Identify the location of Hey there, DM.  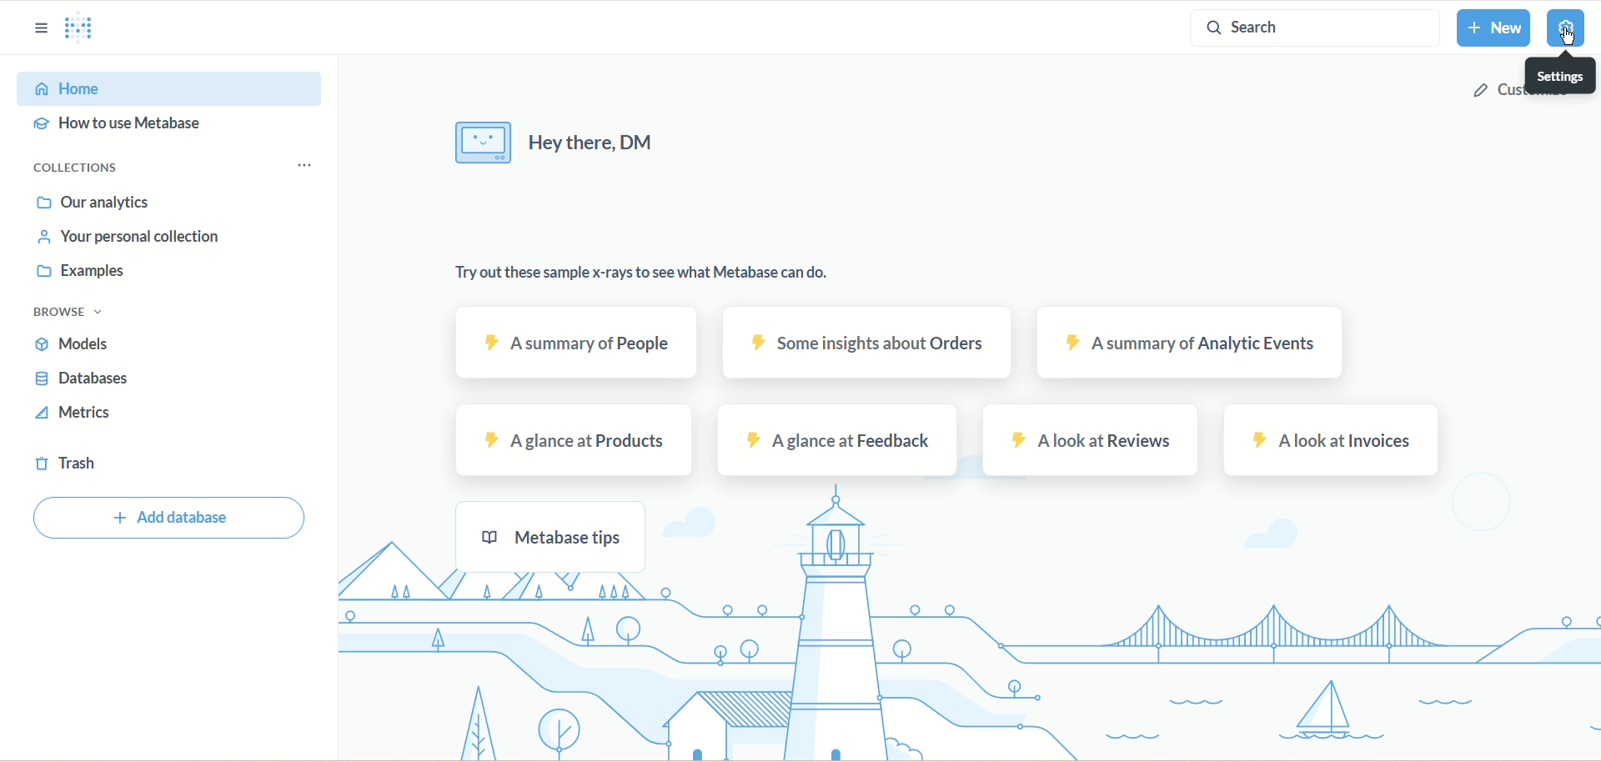
(650, 141).